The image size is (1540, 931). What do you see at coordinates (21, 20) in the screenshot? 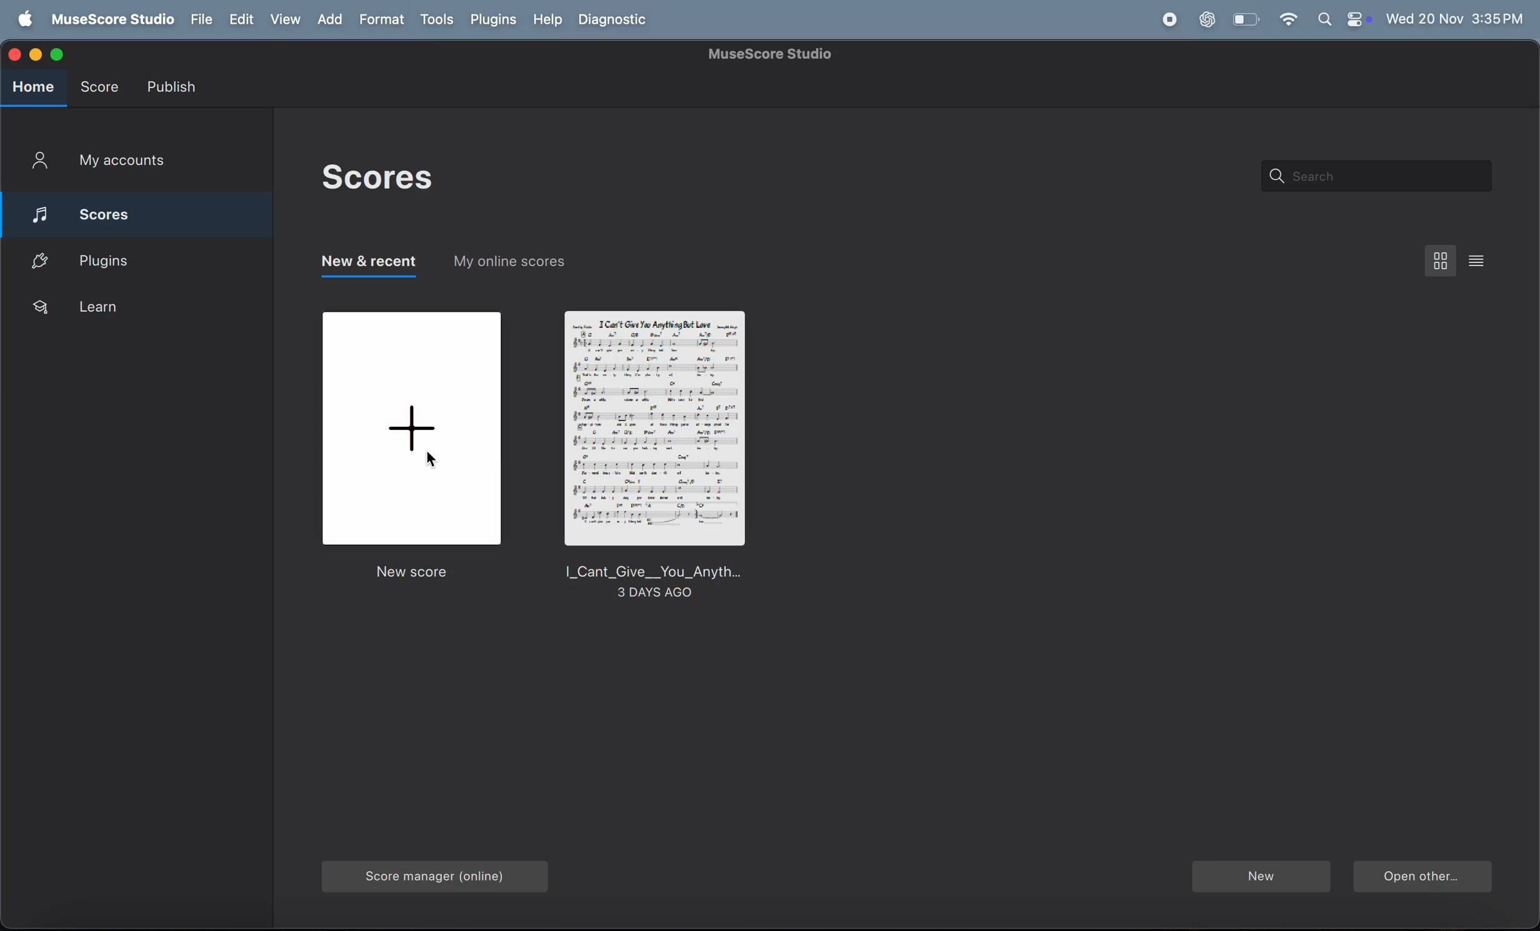
I see `apple menu` at bounding box center [21, 20].